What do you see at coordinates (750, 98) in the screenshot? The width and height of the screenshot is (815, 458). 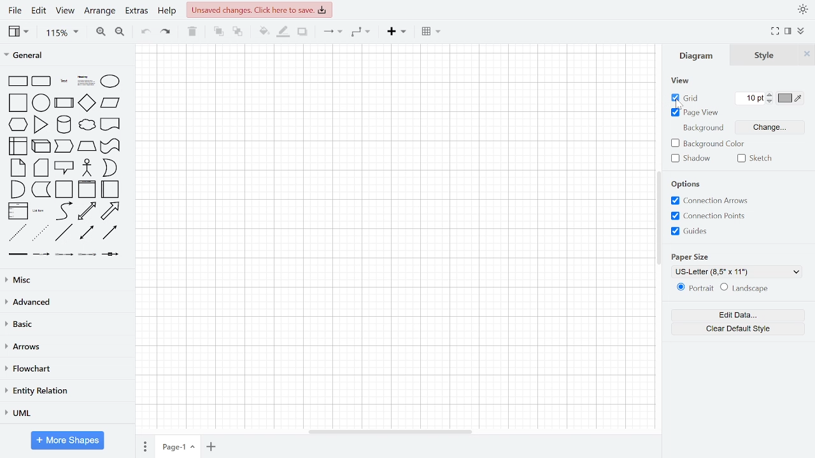 I see `10 pt` at bounding box center [750, 98].